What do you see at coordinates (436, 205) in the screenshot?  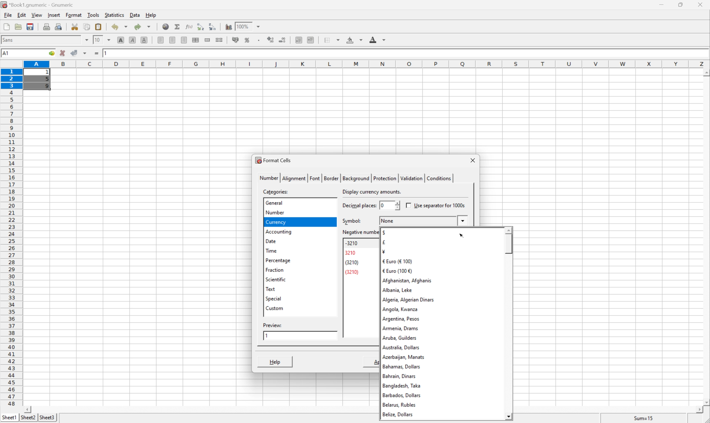 I see `use separator for 1000s` at bounding box center [436, 205].